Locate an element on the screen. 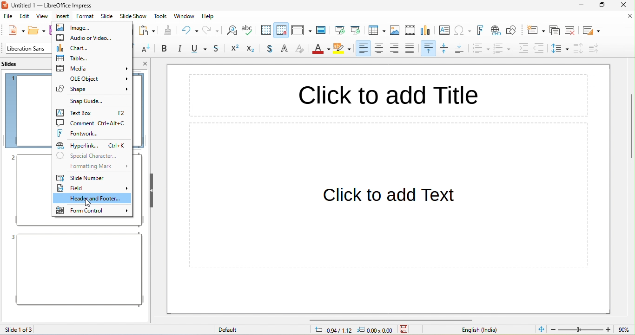 The width and height of the screenshot is (635, 335). close is located at coordinates (629, 16).